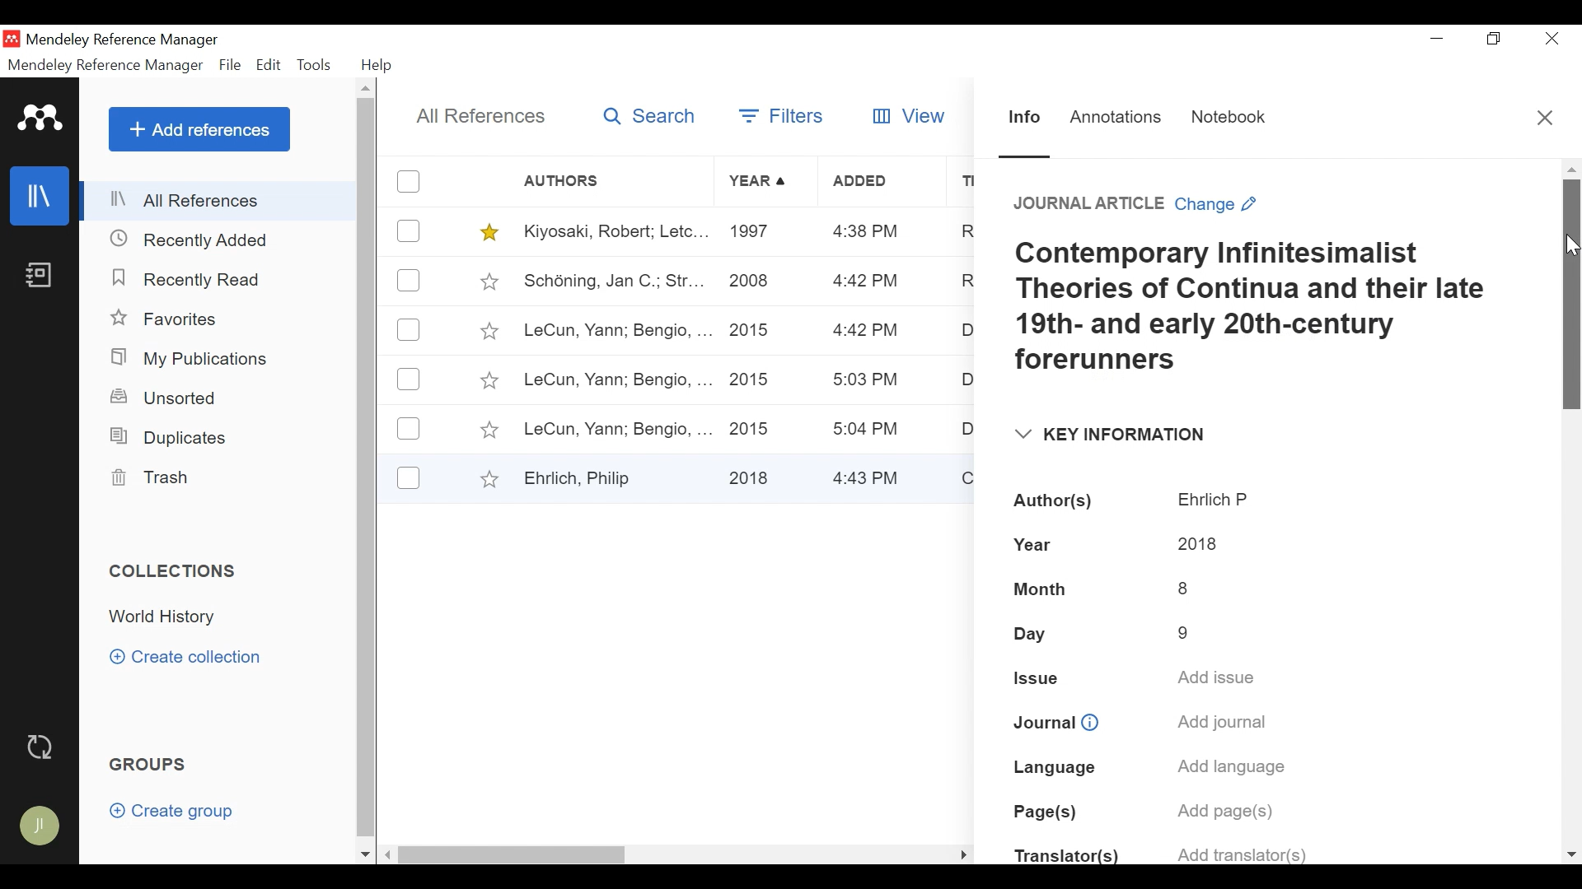 This screenshot has width=1582, height=889. I want to click on Ehrlich P, so click(1215, 500).